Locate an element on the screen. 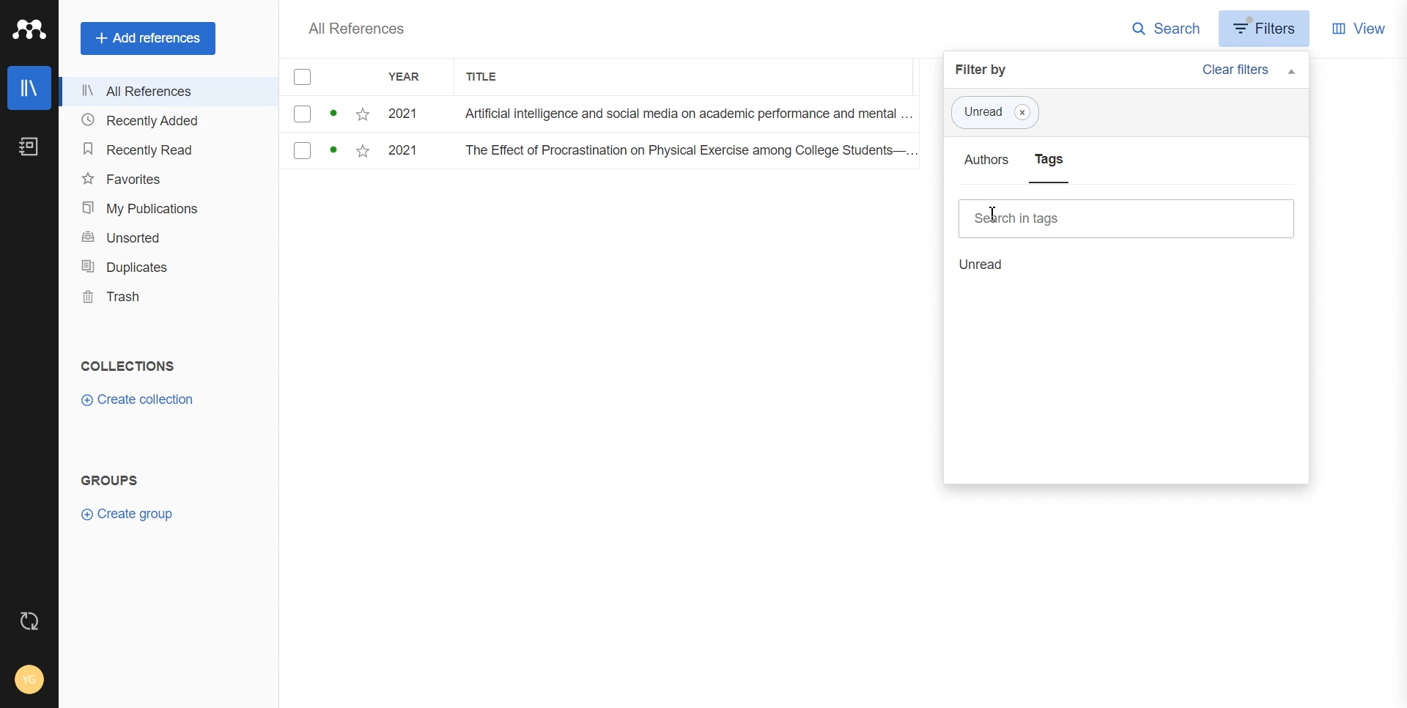  Tags is located at coordinates (1048, 166).